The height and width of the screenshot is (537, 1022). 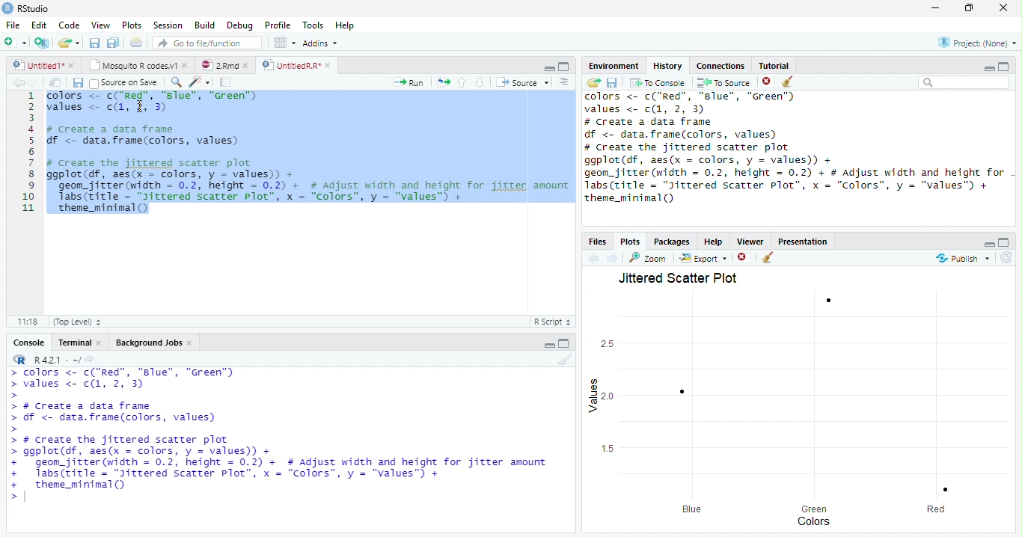 What do you see at coordinates (648, 258) in the screenshot?
I see `Zoom` at bounding box center [648, 258].